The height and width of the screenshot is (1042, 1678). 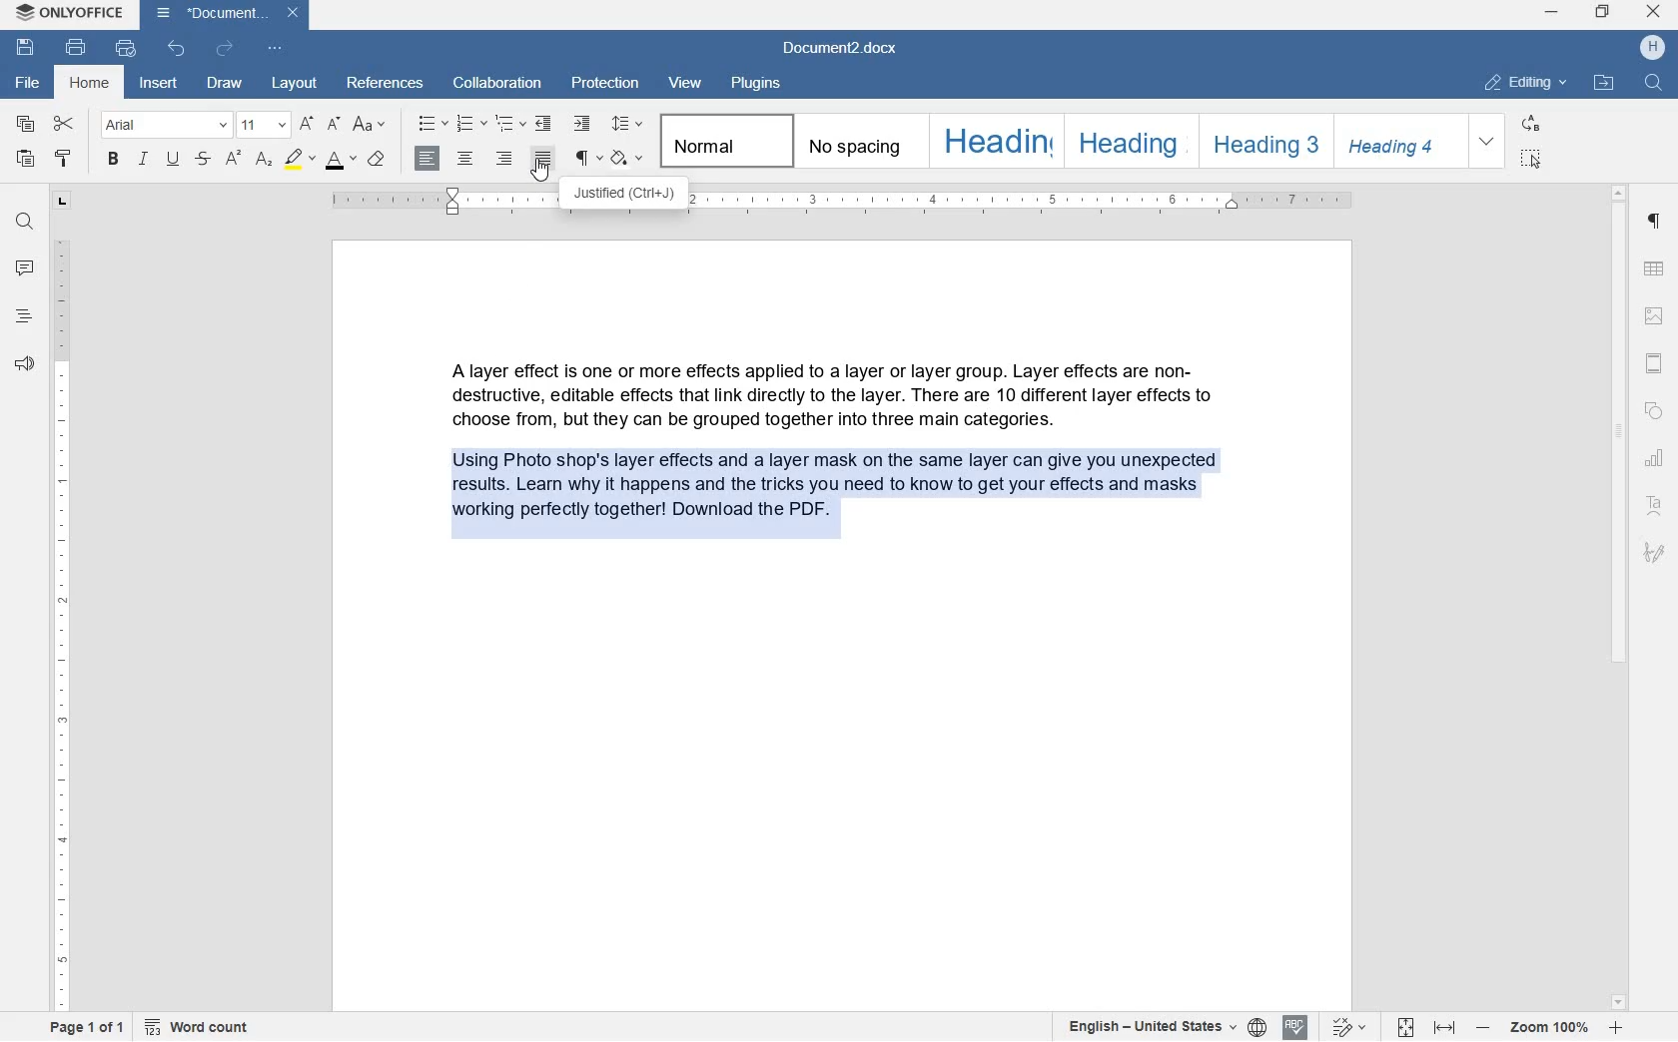 What do you see at coordinates (1654, 314) in the screenshot?
I see `HEADERS & FOOTERS` at bounding box center [1654, 314].